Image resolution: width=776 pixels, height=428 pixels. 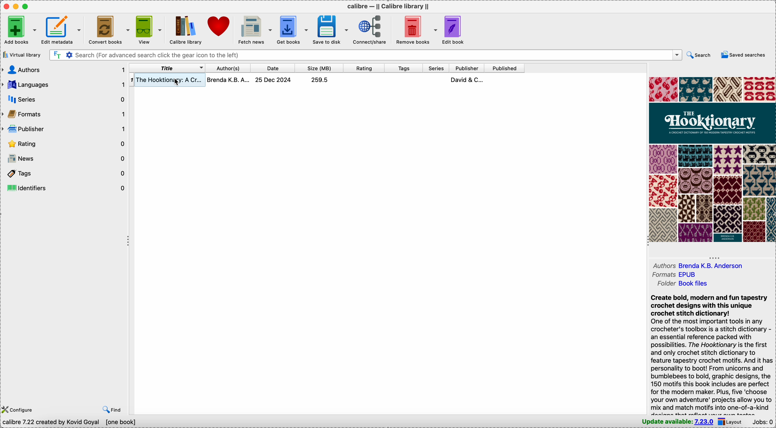 What do you see at coordinates (388, 7) in the screenshot?
I see `Calibre` at bounding box center [388, 7].